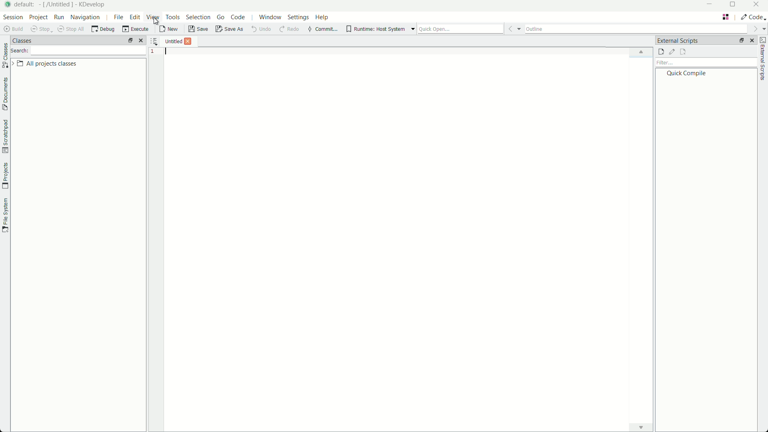 The height and width of the screenshot is (432, 768). What do you see at coordinates (288, 29) in the screenshot?
I see `redo` at bounding box center [288, 29].